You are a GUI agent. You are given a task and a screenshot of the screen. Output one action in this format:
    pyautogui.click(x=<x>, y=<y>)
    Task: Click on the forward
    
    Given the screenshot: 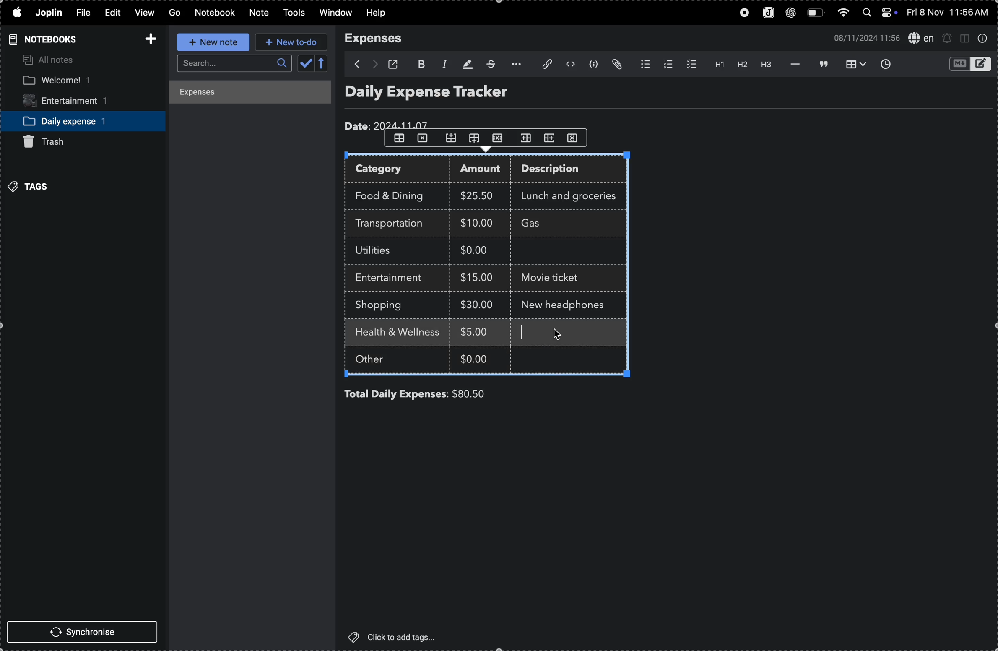 What is the action you would take?
    pyautogui.click(x=374, y=65)
    